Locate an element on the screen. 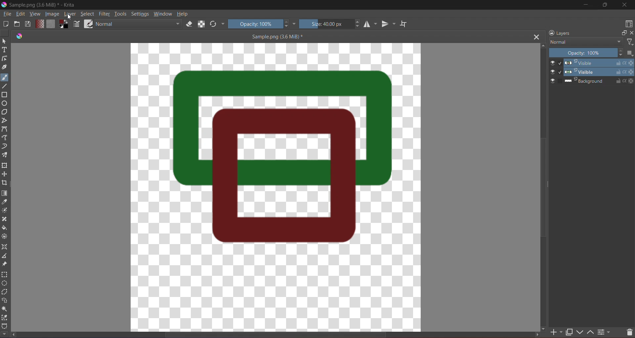 This screenshot has height=338, width=635. File is located at coordinates (7, 15).